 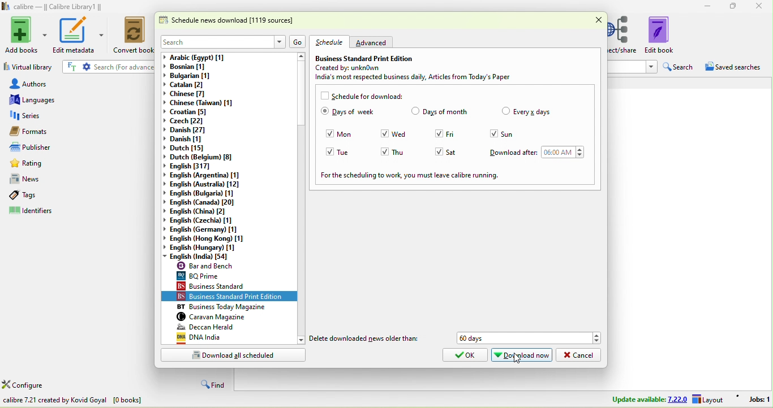 What do you see at coordinates (374, 42) in the screenshot?
I see `advanced` at bounding box center [374, 42].